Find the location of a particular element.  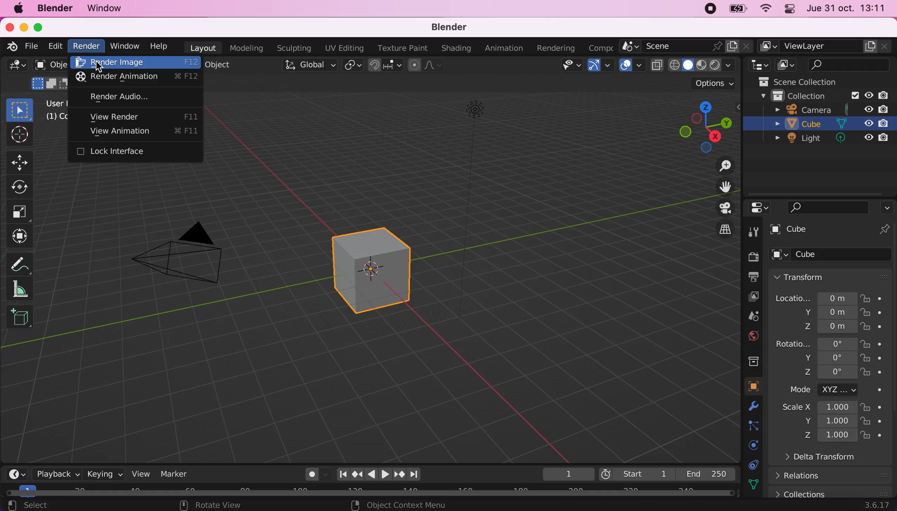

object is located at coordinates (219, 65).